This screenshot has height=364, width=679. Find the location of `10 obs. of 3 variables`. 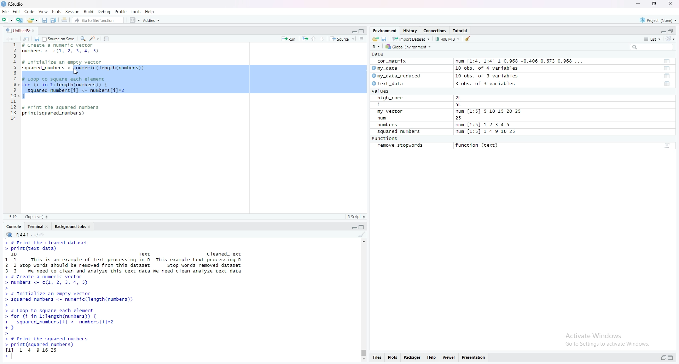

10 obs. of 3 variables is located at coordinates (487, 76).